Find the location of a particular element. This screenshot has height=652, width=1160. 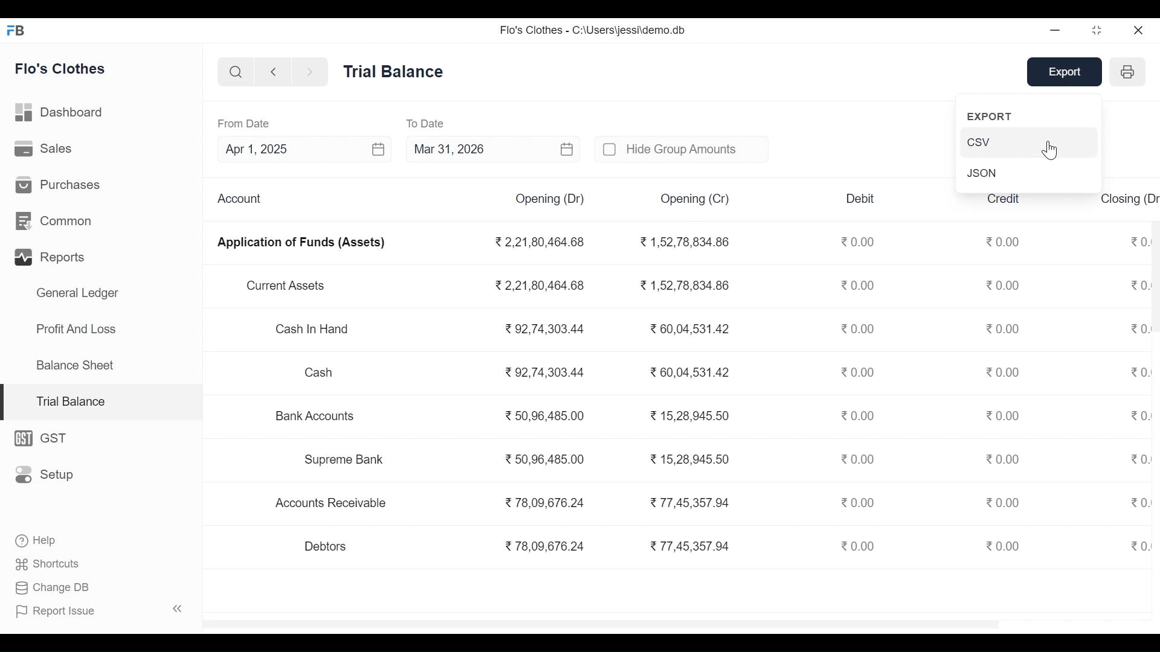

From Date is located at coordinates (243, 124).